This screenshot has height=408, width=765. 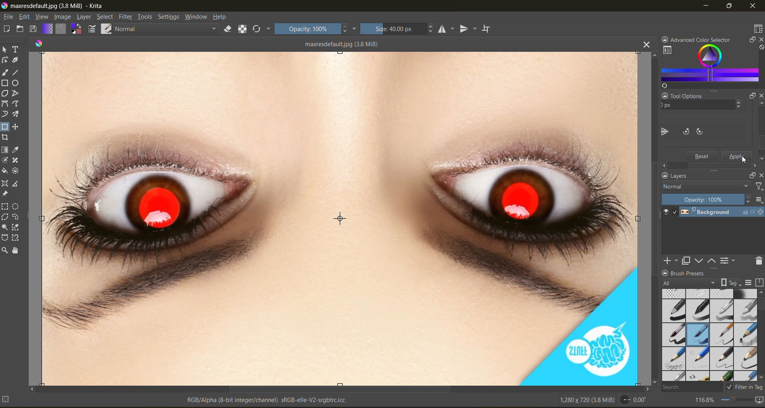 What do you see at coordinates (709, 64) in the screenshot?
I see `advanced color selector` at bounding box center [709, 64].